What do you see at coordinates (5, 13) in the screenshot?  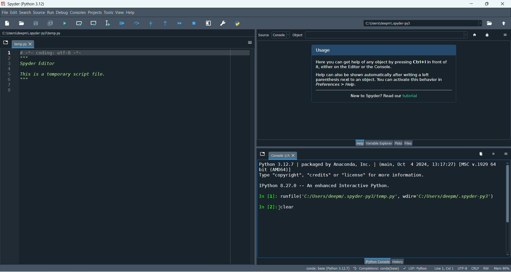 I see `file` at bounding box center [5, 13].